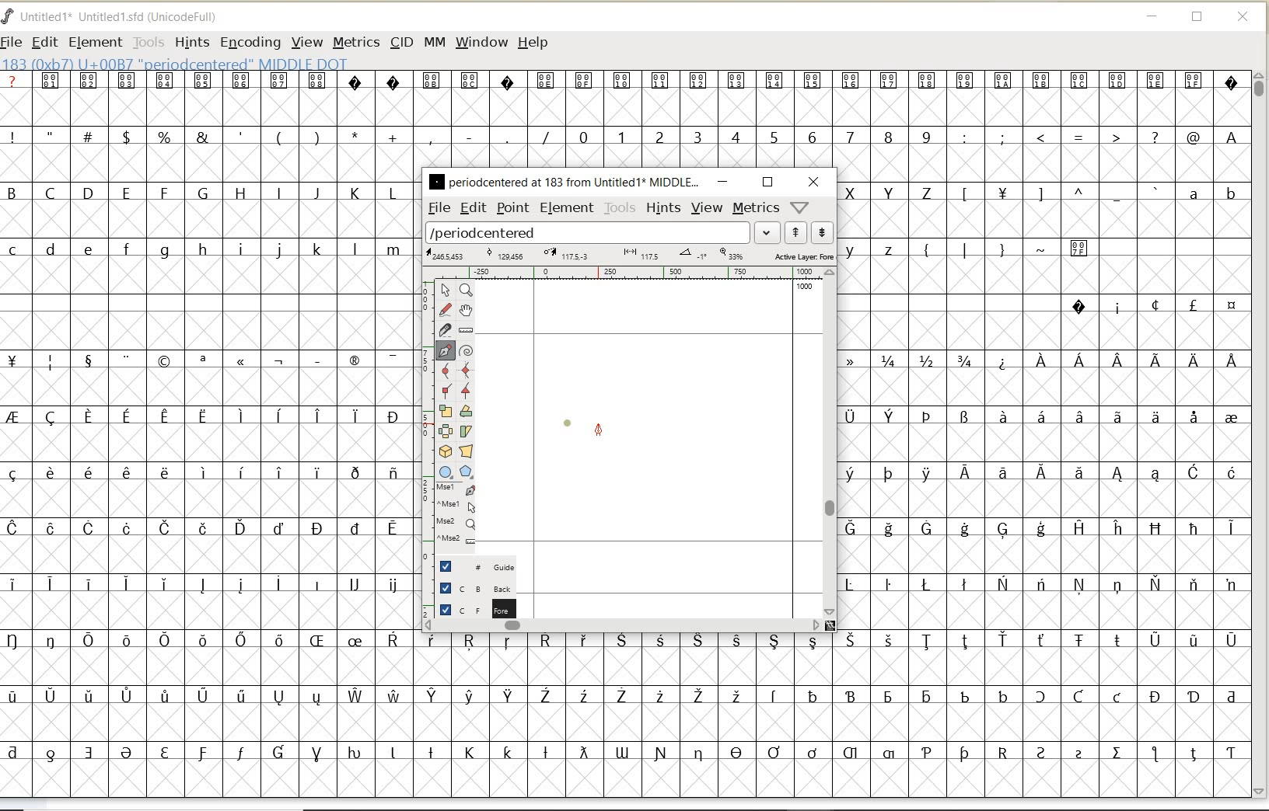 Image resolution: width=1269 pixels, height=811 pixels. What do you see at coordinates (892, 192) in the screenshot?
I see `uppercase letters` at bounding box center [892, 192].